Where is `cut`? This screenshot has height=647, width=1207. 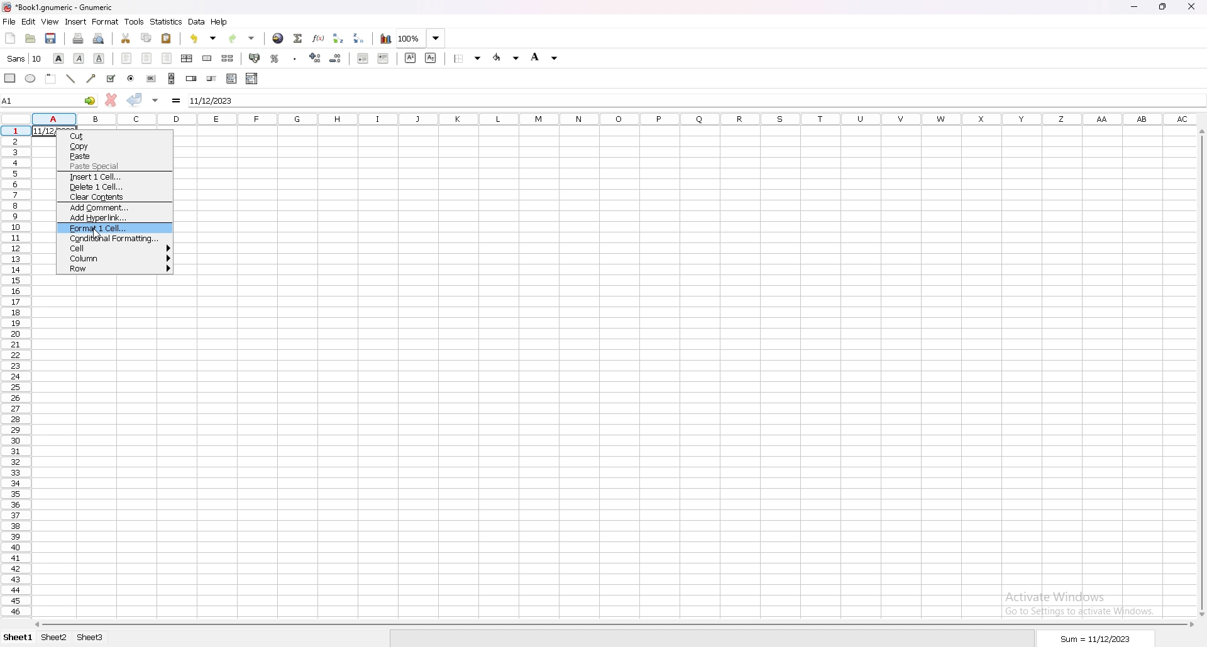 cut is located at coordinates (126, 38).